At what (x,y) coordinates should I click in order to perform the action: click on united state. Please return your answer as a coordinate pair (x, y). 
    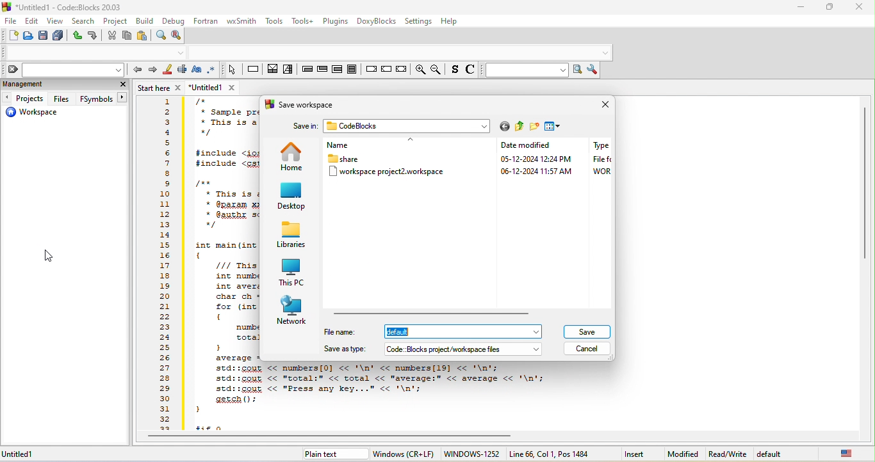
    Looking at the image, I should click on (847, 455).